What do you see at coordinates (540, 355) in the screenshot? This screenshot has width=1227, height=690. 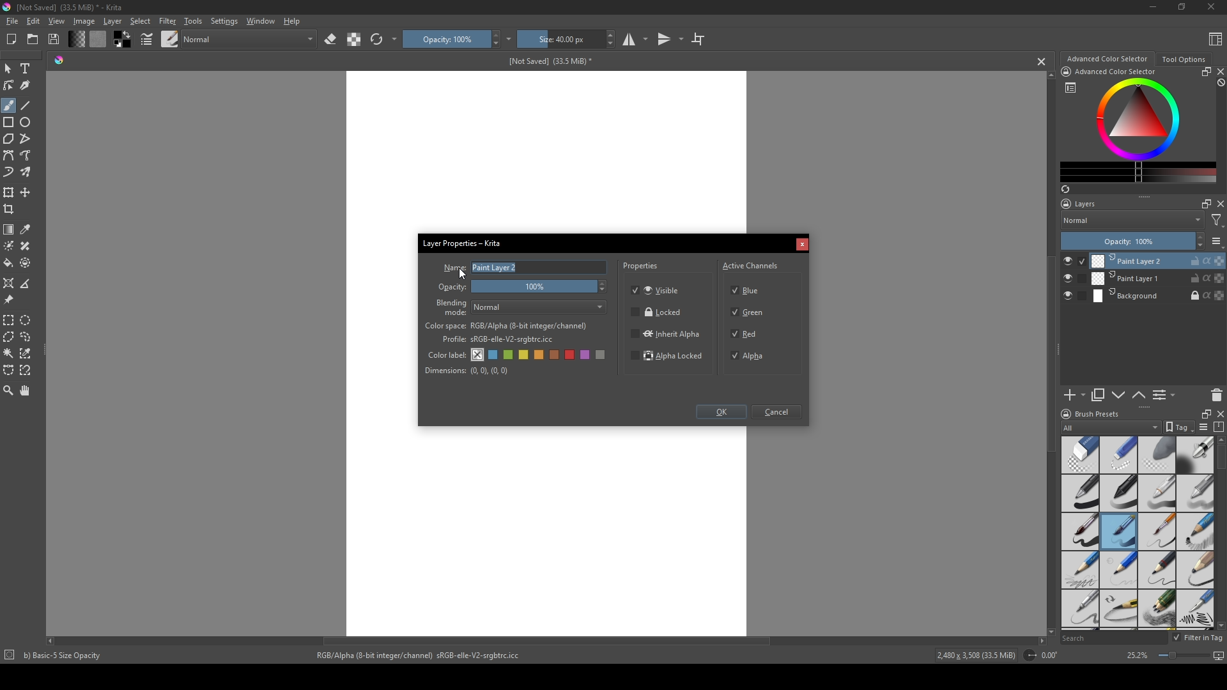 I see `yellow` at bounding box center [540, 355].